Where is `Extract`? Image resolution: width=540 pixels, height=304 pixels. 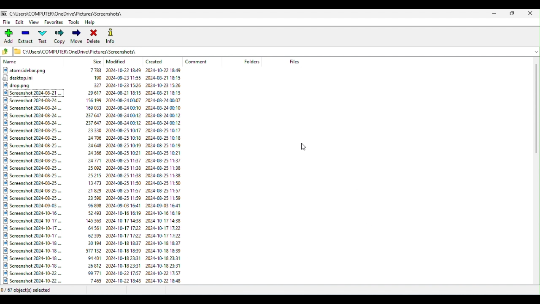
Extract is located at coordinates (26, 38).